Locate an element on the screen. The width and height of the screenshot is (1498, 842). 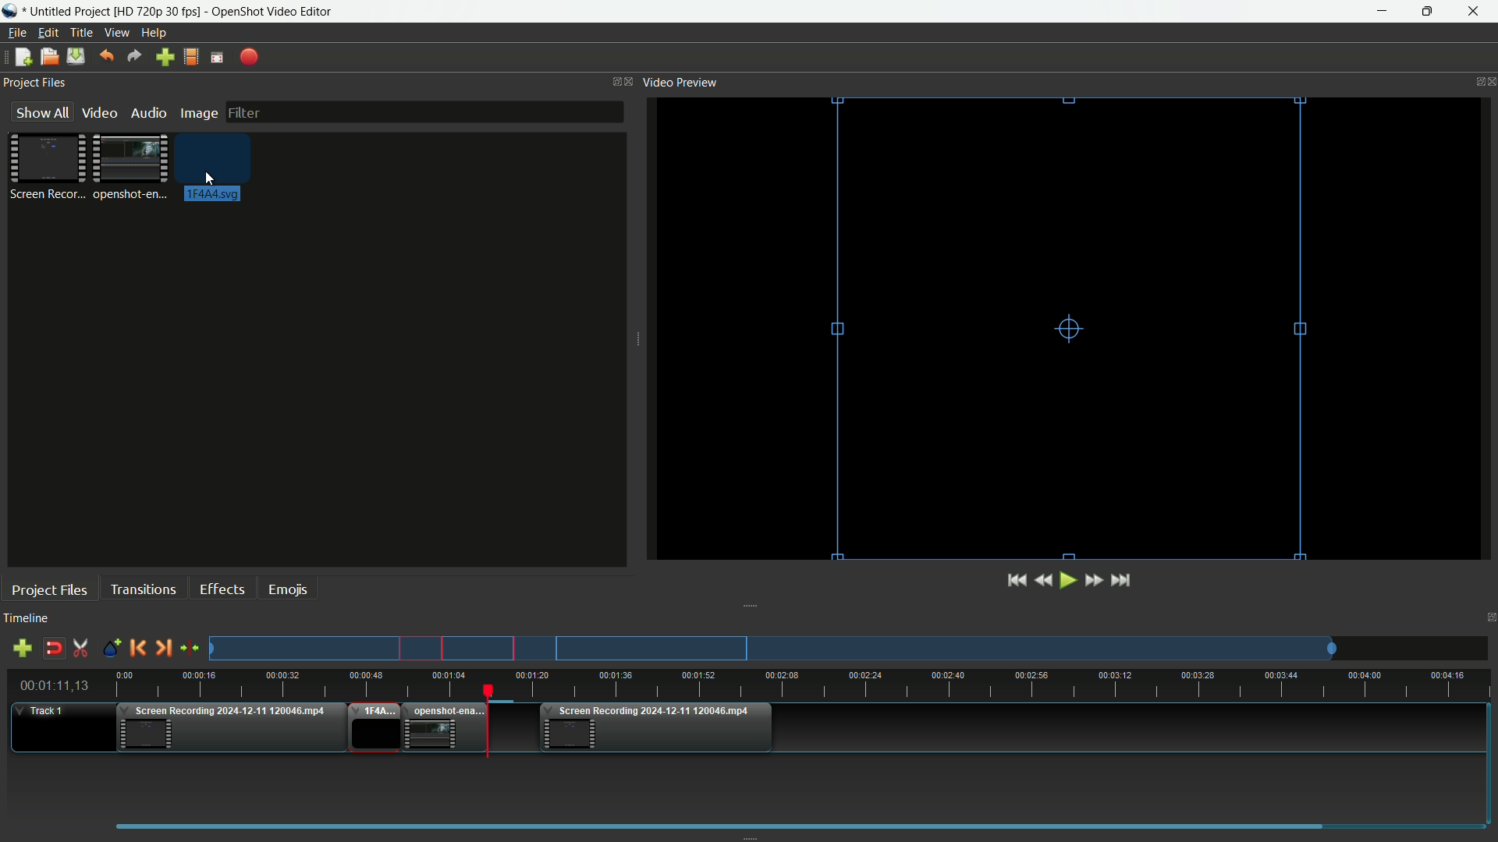
timeline ruler is located at coordinates (804, 685).